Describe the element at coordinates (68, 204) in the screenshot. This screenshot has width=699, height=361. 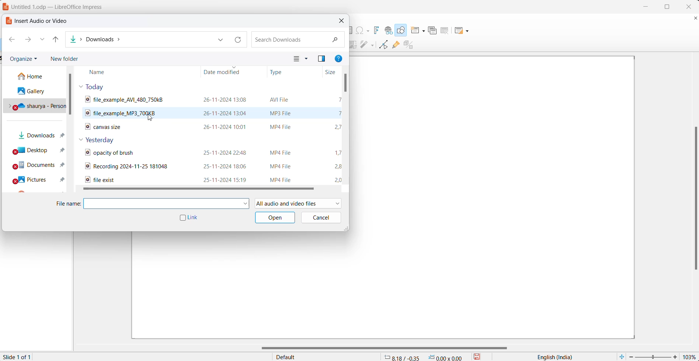
I see `file name` at that location.